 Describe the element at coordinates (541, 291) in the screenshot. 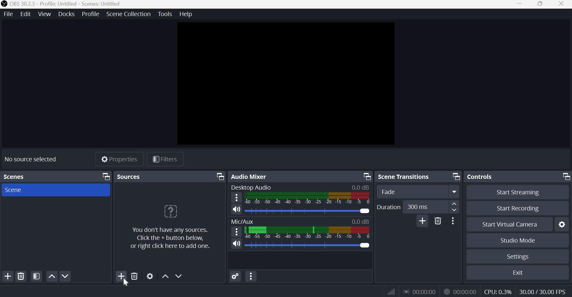

I see `Frame Rate (FPS)` at that location.